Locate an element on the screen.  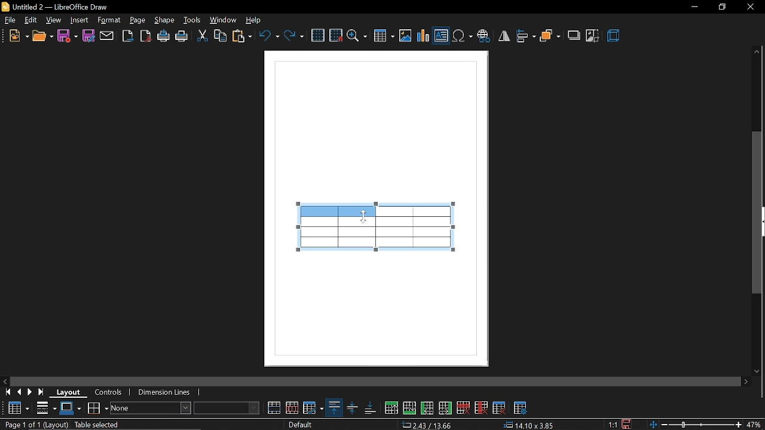
move left is located at coordinates (5, 380).